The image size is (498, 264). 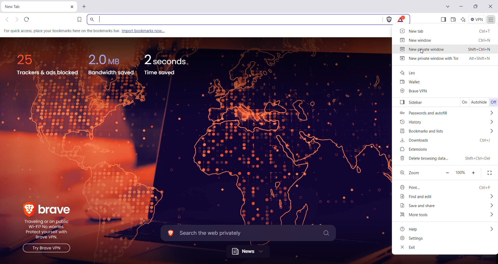 What do you see at coordinates (492, 122) in the screenshot?
I see `More Options` at bounding box center [492, 122].